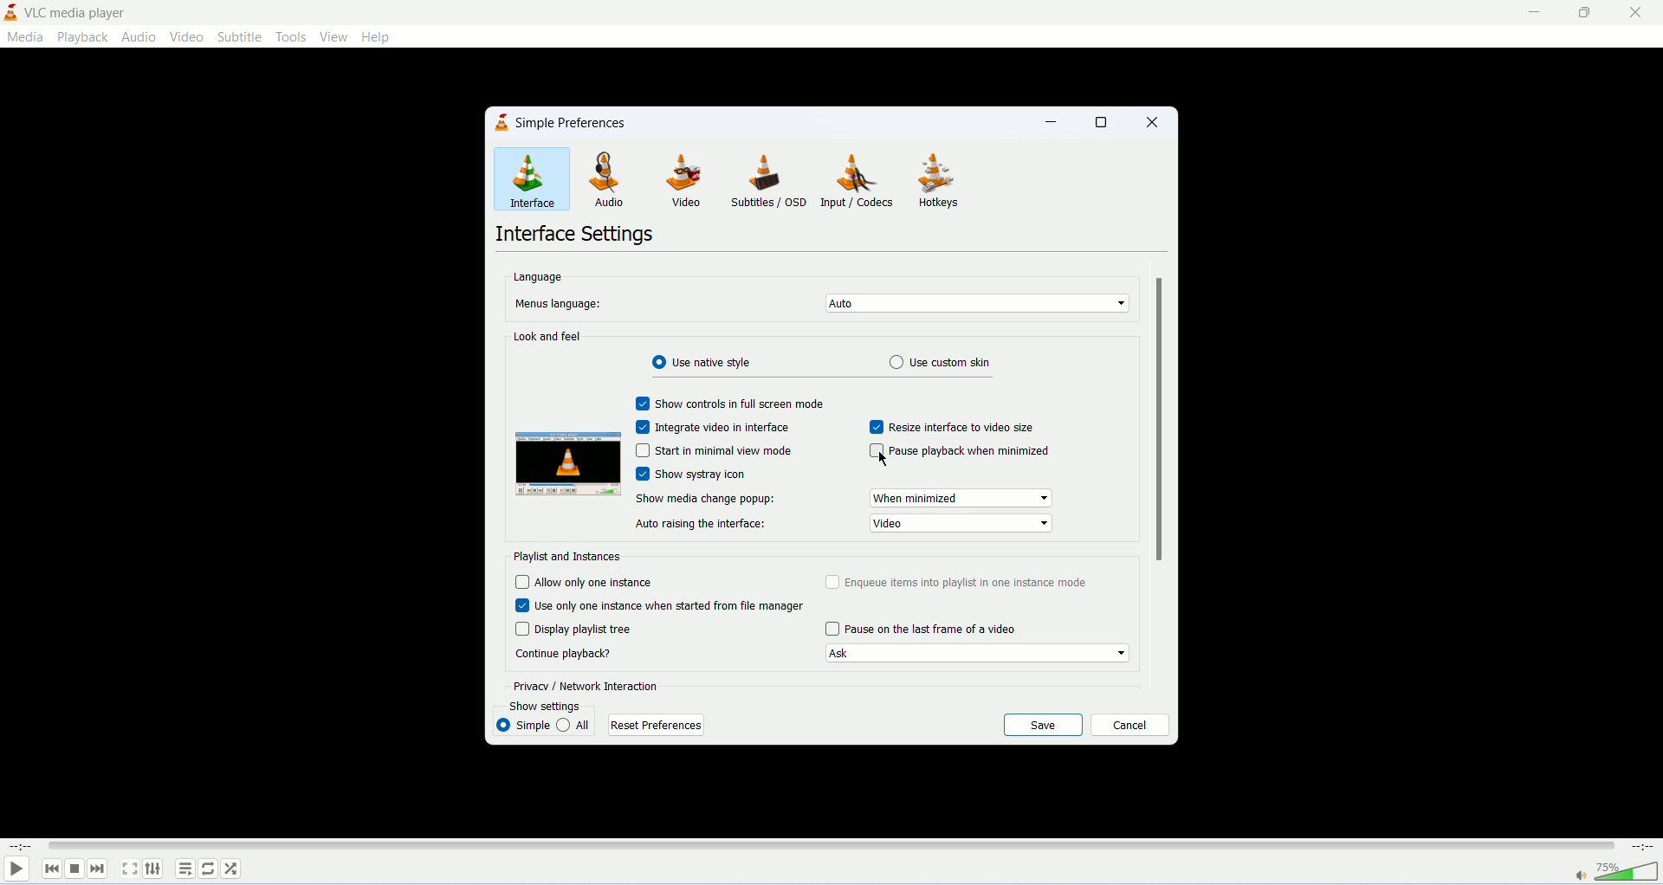 Image resolution: width=1663 pixels, height=885 pixels. Describe the element at coordinates (970, 452) in the screenshot. I see `pause playback when minimized` at that location.